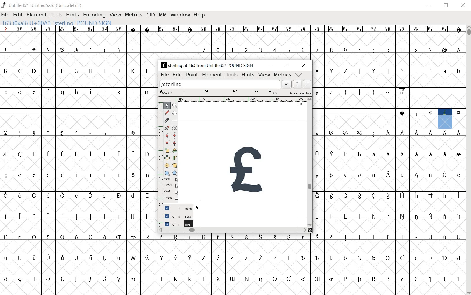 This screenshot has height=295, width=471. Describe the element at coordinates (431, 195) in the screenshot. I see `Symbol` at that location.